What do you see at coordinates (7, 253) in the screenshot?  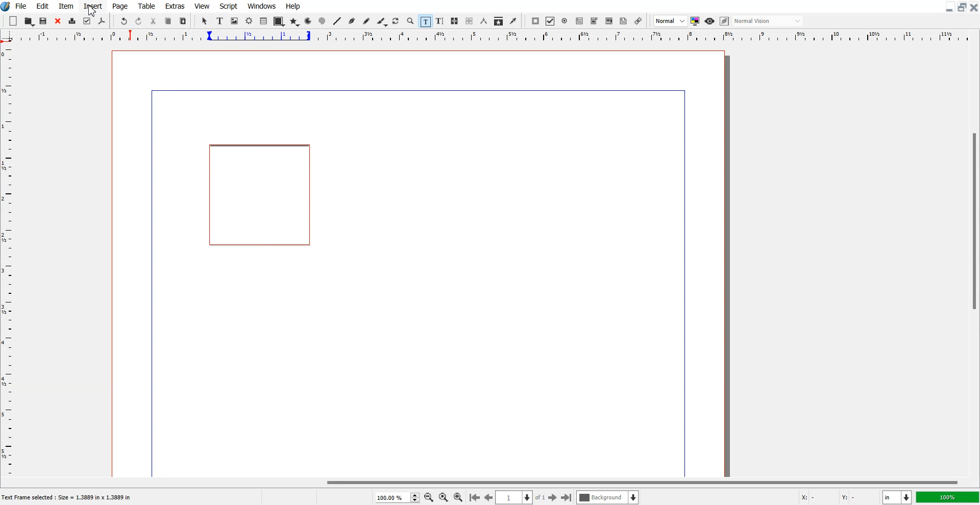 I see `Vertical scale` at bounding box center [7, 253].